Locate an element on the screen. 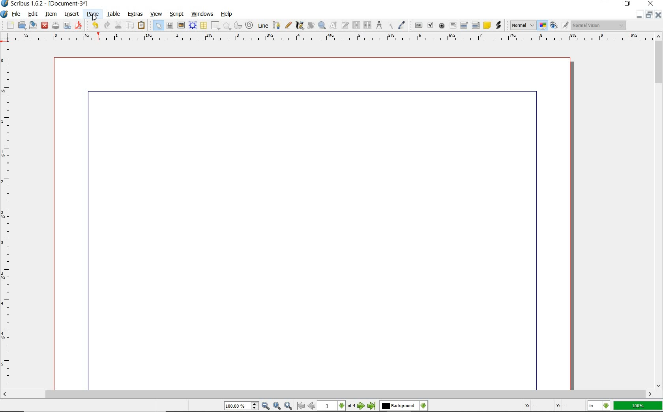 The image size is (663, 412). extras is located at coordinates (135, 13).